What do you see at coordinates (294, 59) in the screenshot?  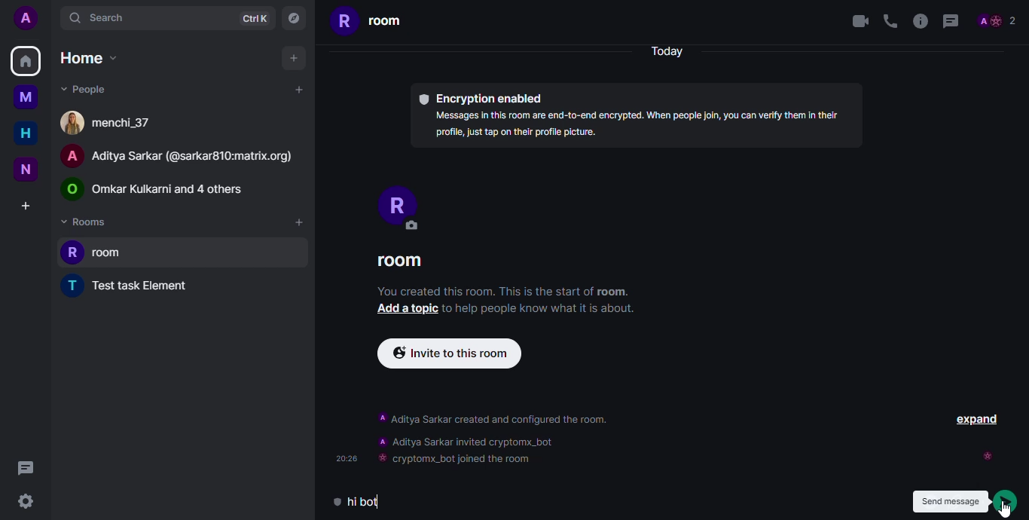 I see `add` at bounding box center [294, 59].